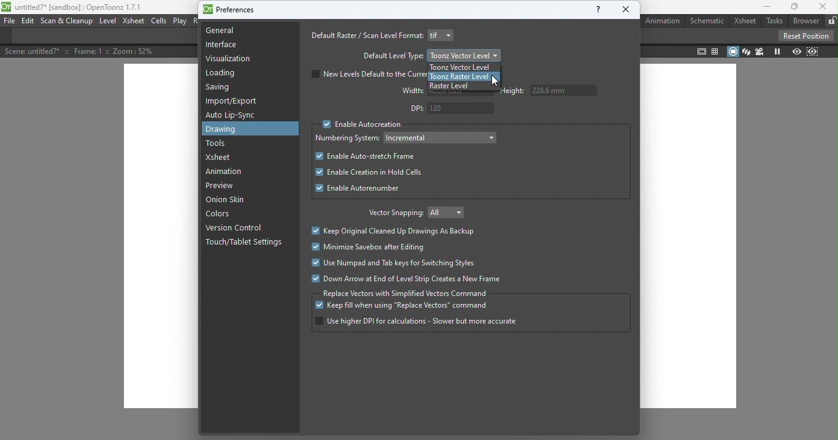 This screenshot has width=838, height=440. I want to click on Default raster/scan level format, so click(364, 36).